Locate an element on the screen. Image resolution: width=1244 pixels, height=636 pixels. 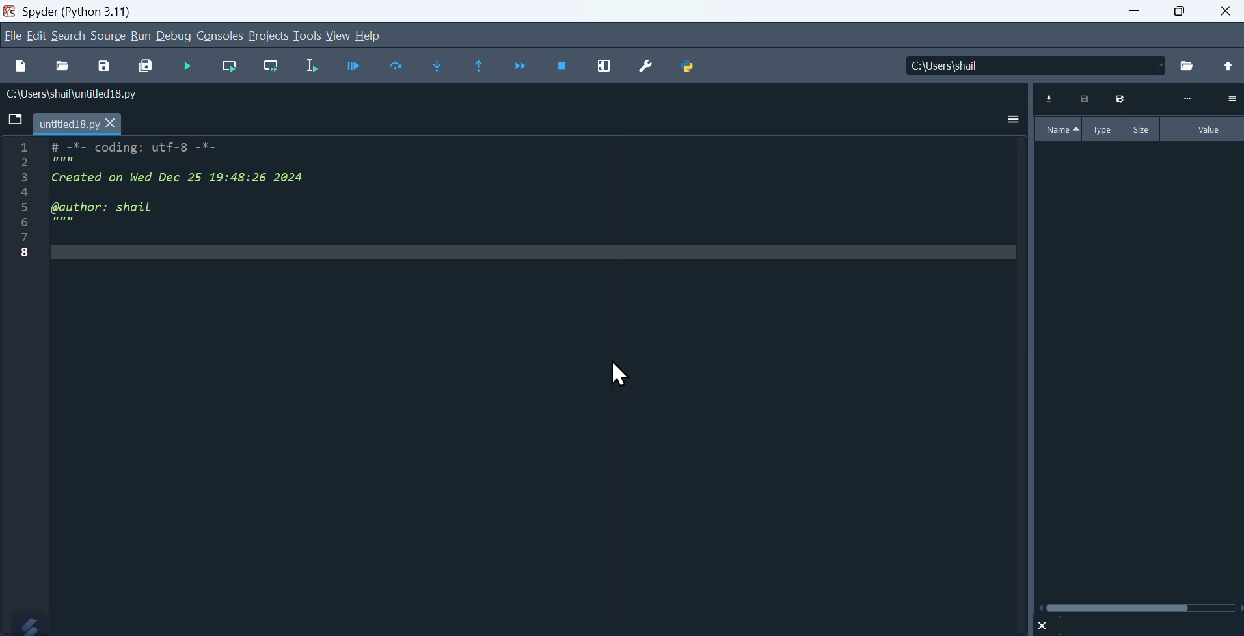
Find previous is located at coordinates (481, 66).